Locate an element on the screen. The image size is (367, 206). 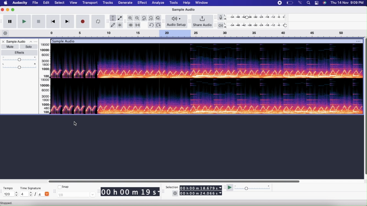
Record is located at coordinates (83, 21).